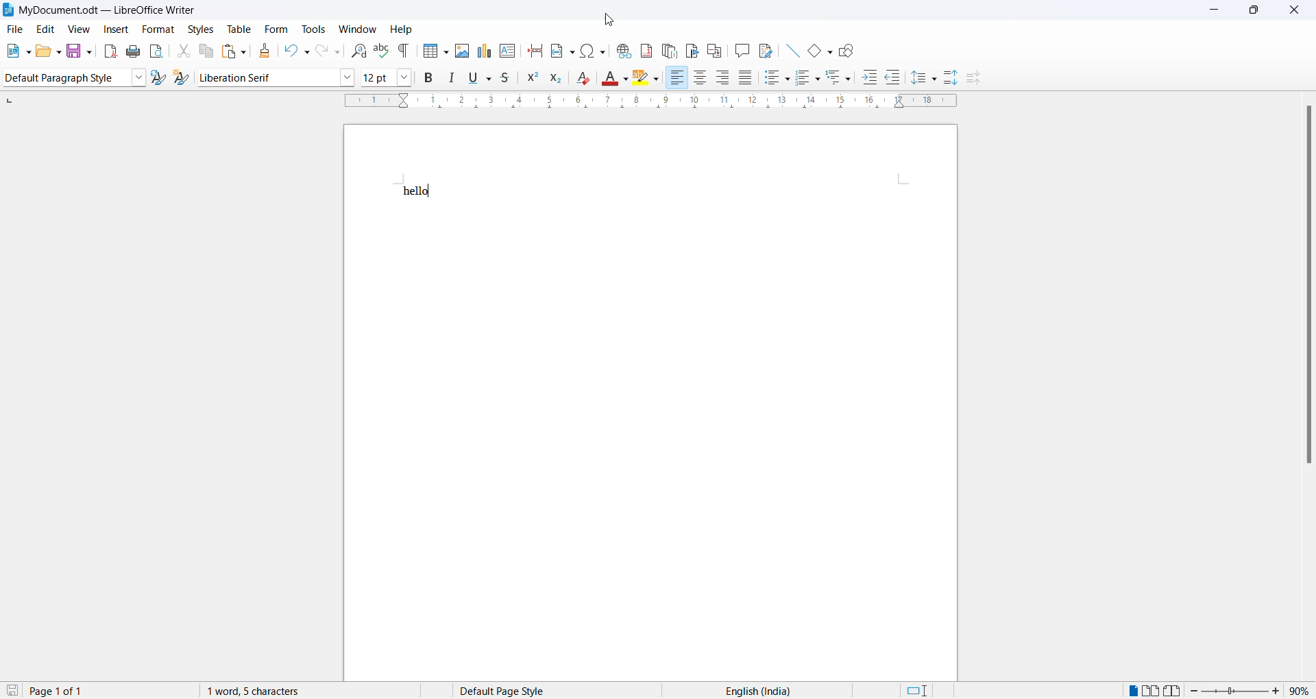 The height and width of the screenshot is (699, 1316). What do you see at coordinates (358, 29) in the screenshot?
I see `Window` at bounding box center [358, 29].